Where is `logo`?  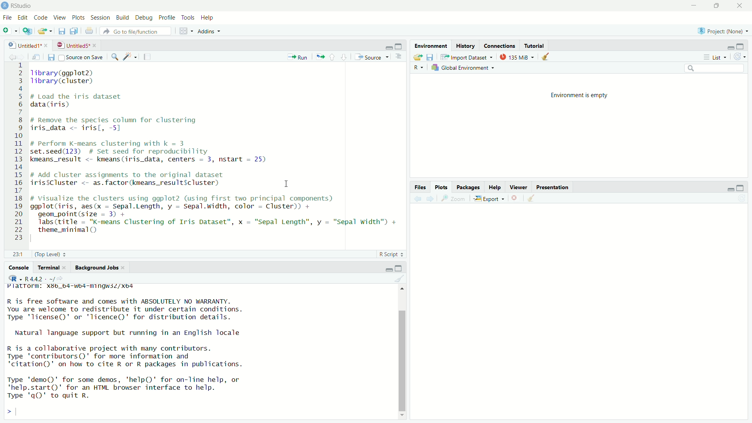 logo is located at coordinates (5, 5).